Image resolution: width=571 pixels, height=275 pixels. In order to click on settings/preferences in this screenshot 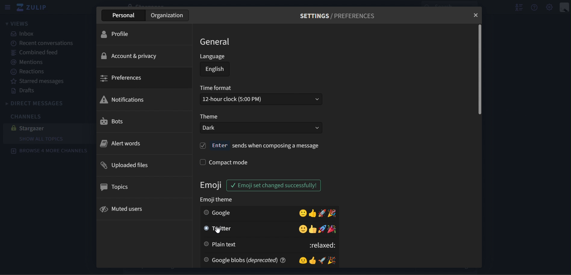, I will do `click(341, 16)`.